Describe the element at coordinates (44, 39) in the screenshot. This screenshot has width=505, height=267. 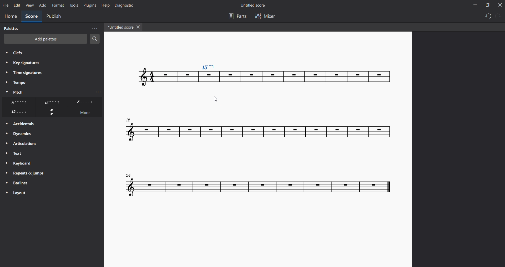
I see `add palettes` at that location.